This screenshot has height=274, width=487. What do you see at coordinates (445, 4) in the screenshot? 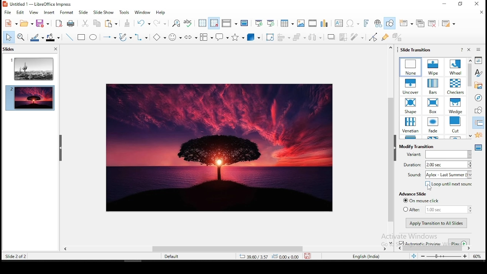
I see `minimize` at bounding box center [445, 4].